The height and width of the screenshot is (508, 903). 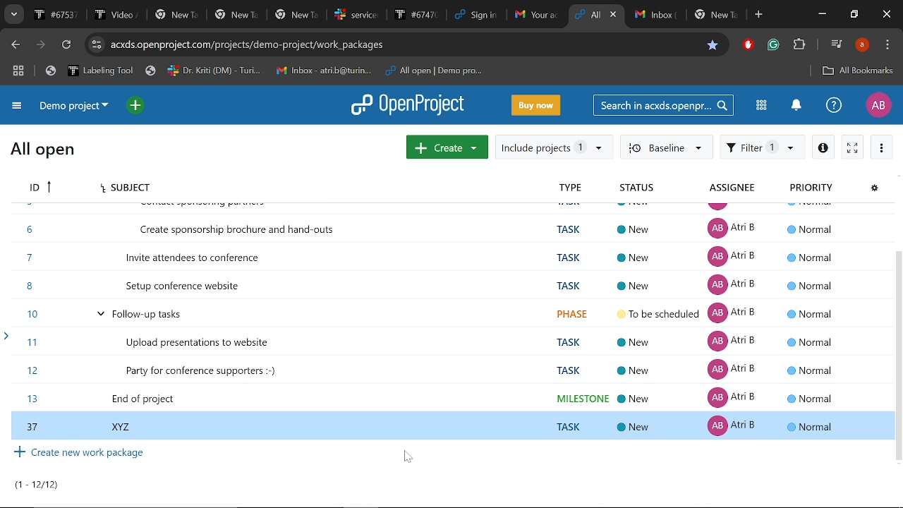 I want to click on Create, so click(x=447, y=147).